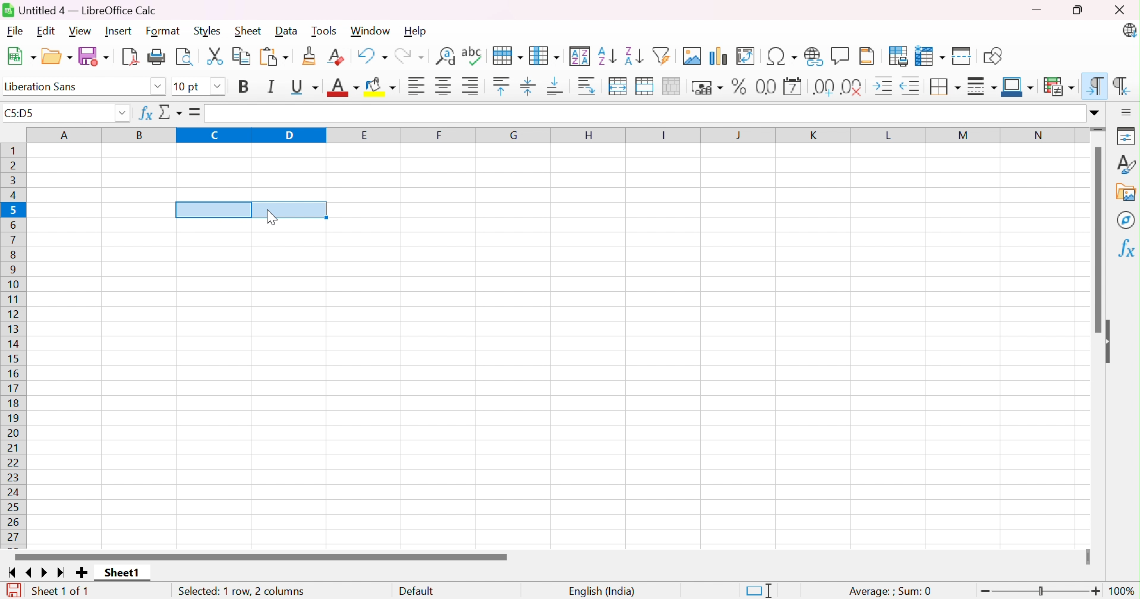 The image size is (1140, 599). I want to click on 10 pt, so click(188, 86).